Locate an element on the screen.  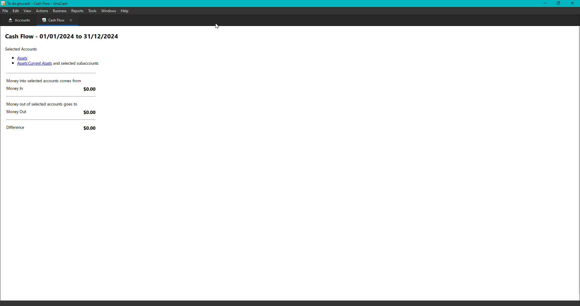
Reports is located at coordinates (78, 11).